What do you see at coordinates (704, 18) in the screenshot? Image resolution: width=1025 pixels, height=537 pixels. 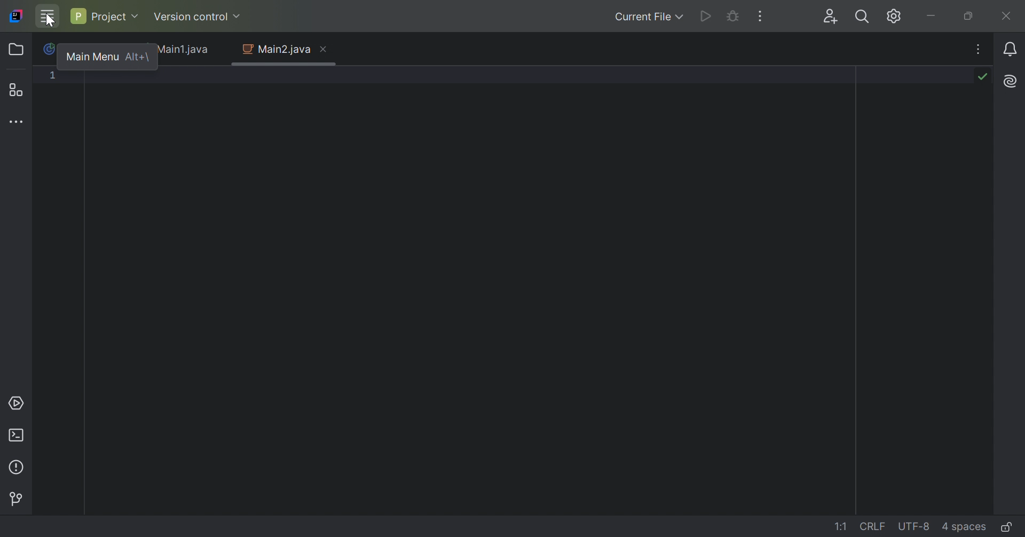 I see `Run` at bounding box center [704, 18].